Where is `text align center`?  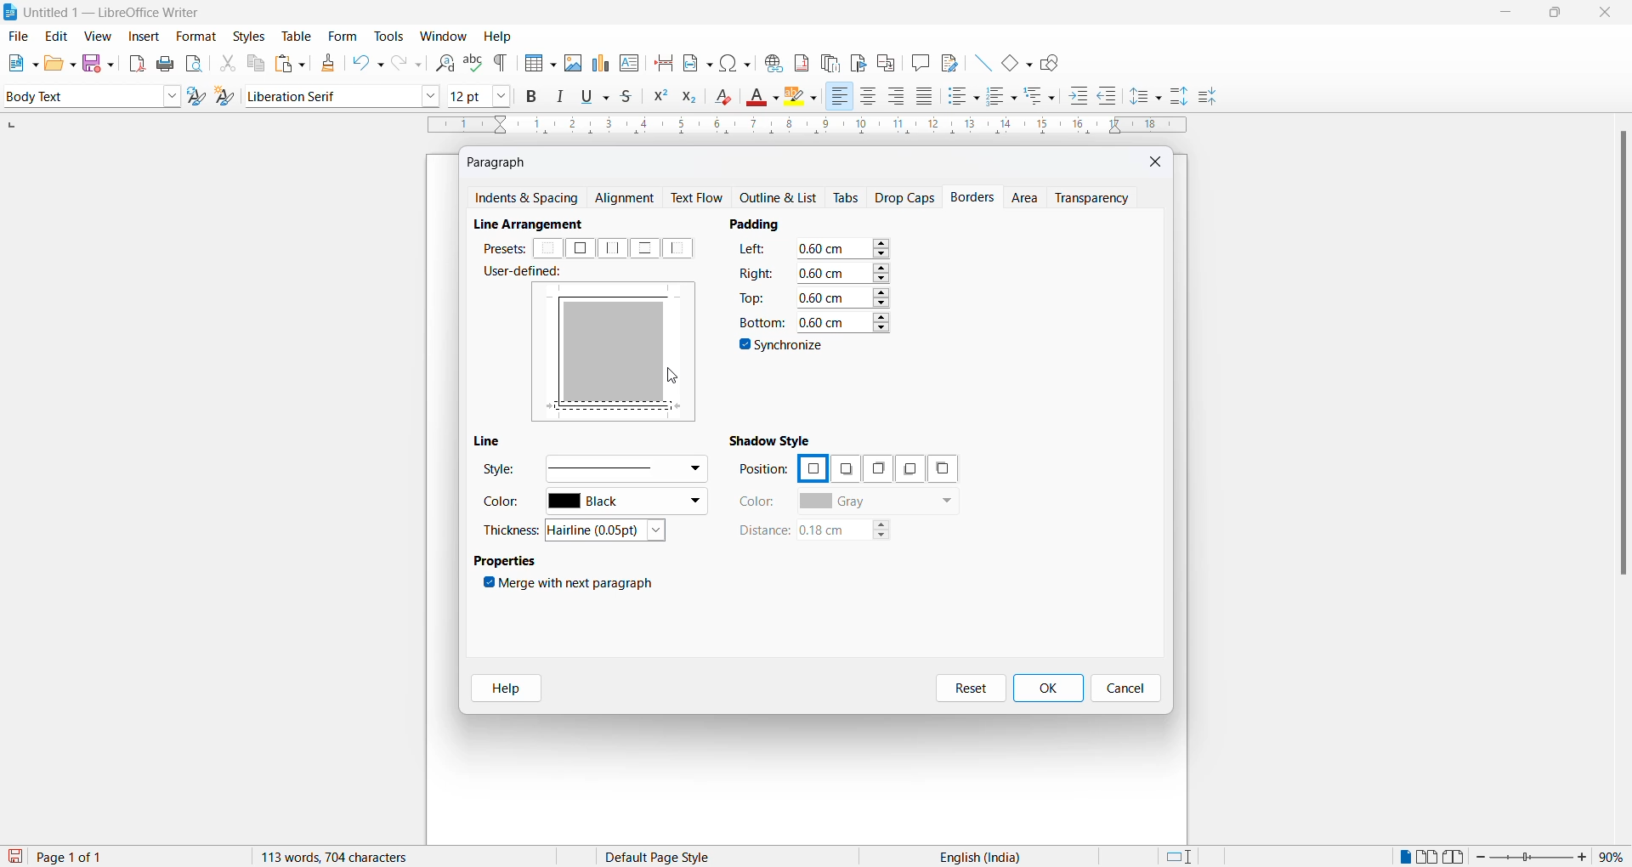
text align center is located at coordinates (869, 97).